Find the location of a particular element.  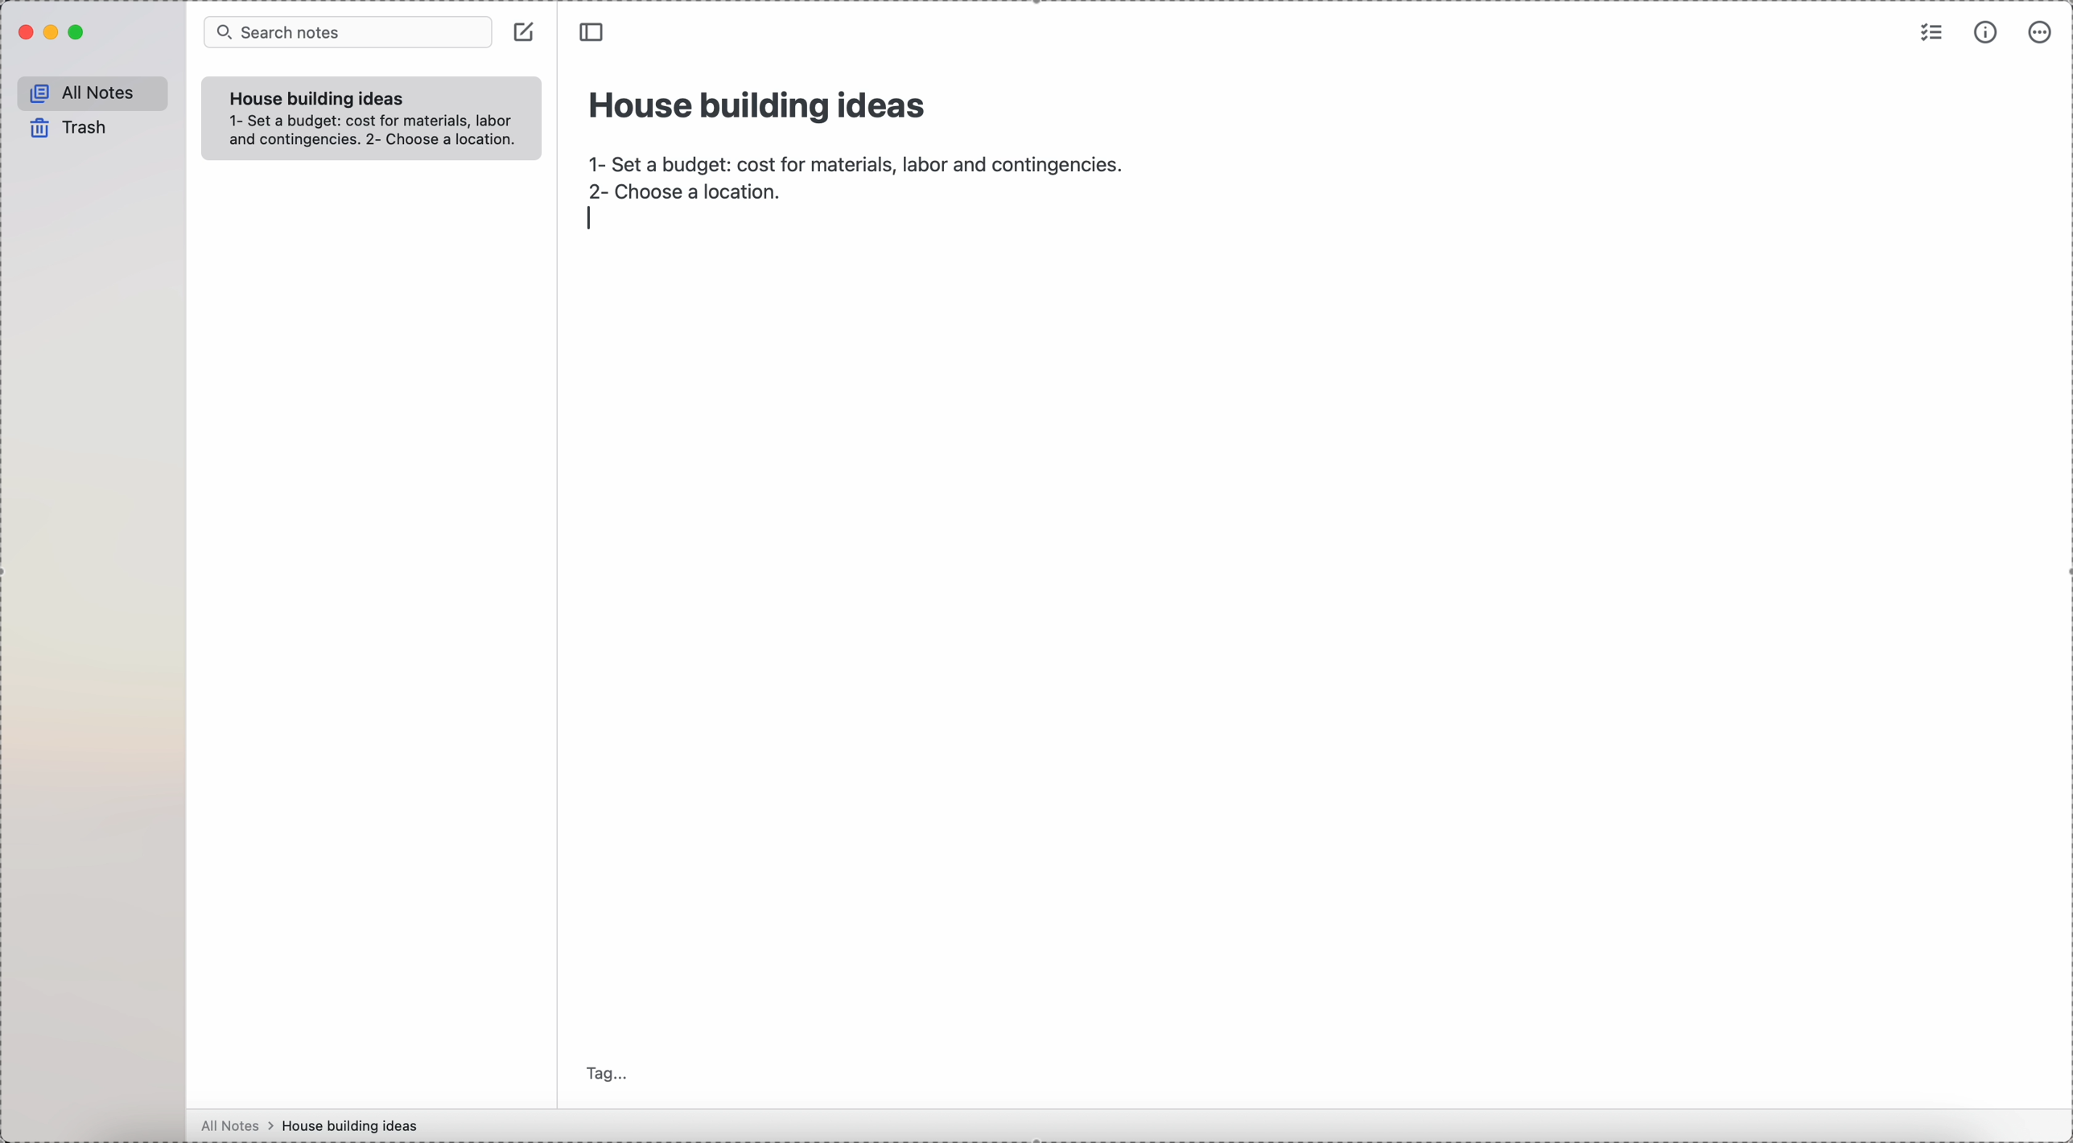

close Simplenote is located at coordinates (25, 33).